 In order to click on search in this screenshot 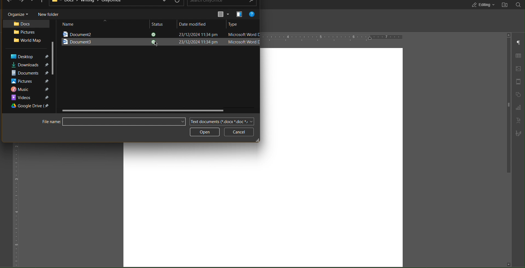, I will do `click(223, 3)`.